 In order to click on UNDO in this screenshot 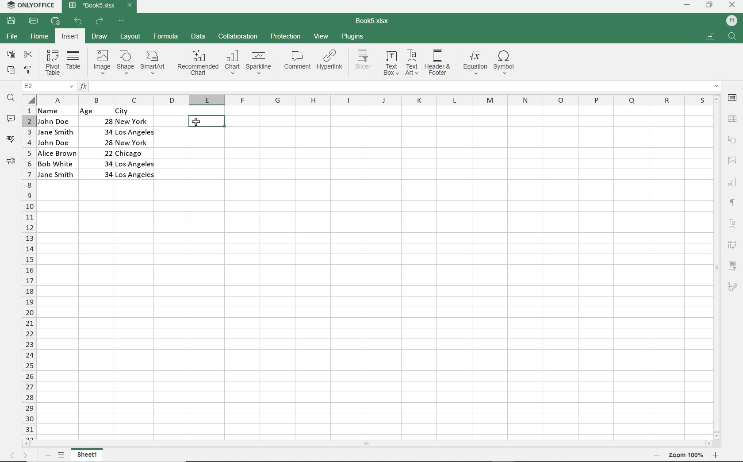, I will do `click(78, 21)`.